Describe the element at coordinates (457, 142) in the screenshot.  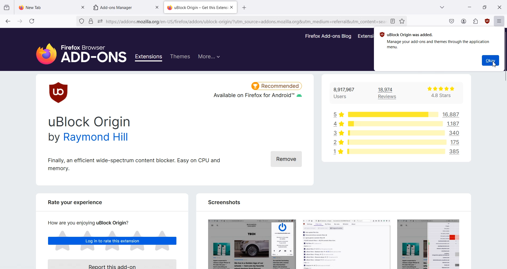
I see `175 users` at that location.